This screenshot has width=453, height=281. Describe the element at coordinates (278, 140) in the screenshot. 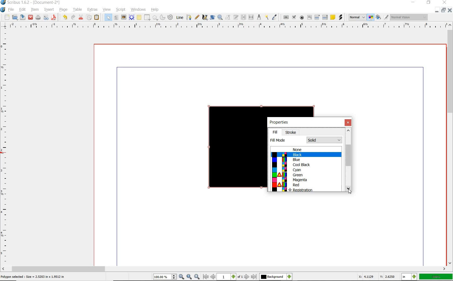

I see `fill mode` at that location.